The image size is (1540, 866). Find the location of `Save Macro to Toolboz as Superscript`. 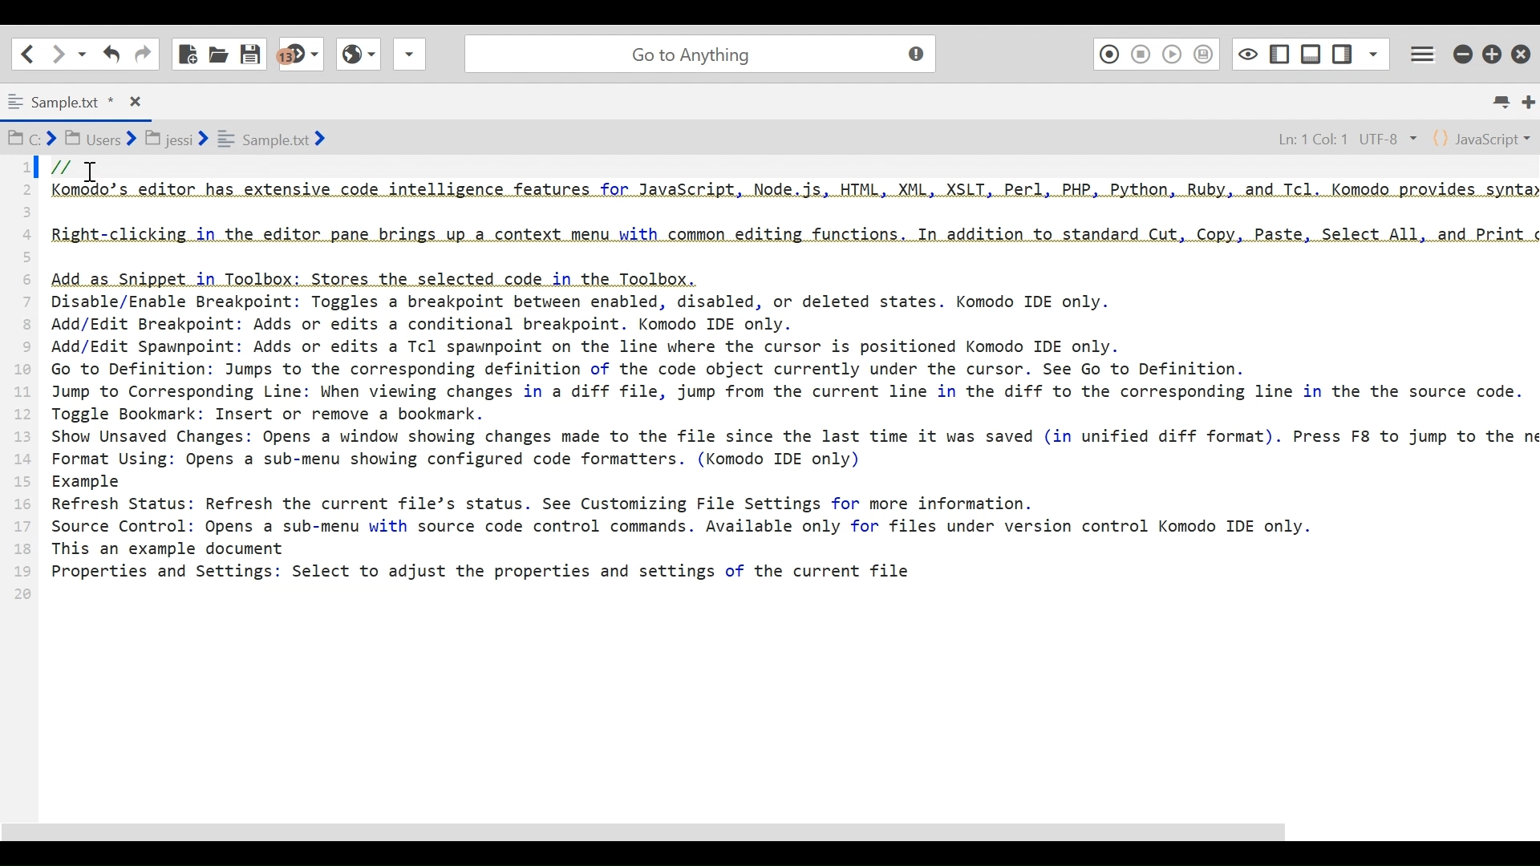

Save Macro to Toolboz as Superscript is located at coordinates (1206, 53).